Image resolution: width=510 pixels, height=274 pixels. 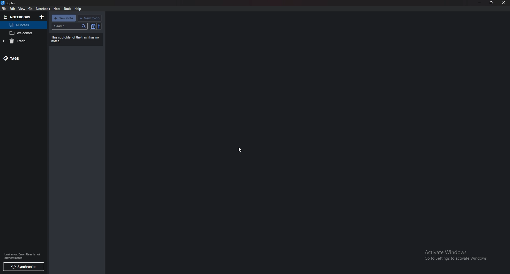 What do you see at coordinates (90, 18) in the screenshot?
I see `new to do` at bounding box center [90, 18].